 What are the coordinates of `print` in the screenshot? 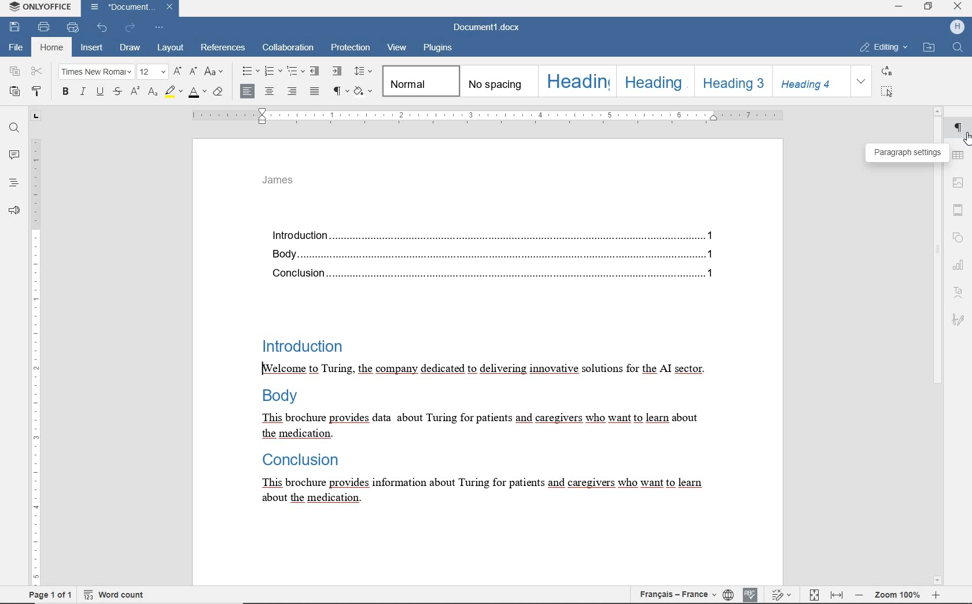 It's located at (45, 27).